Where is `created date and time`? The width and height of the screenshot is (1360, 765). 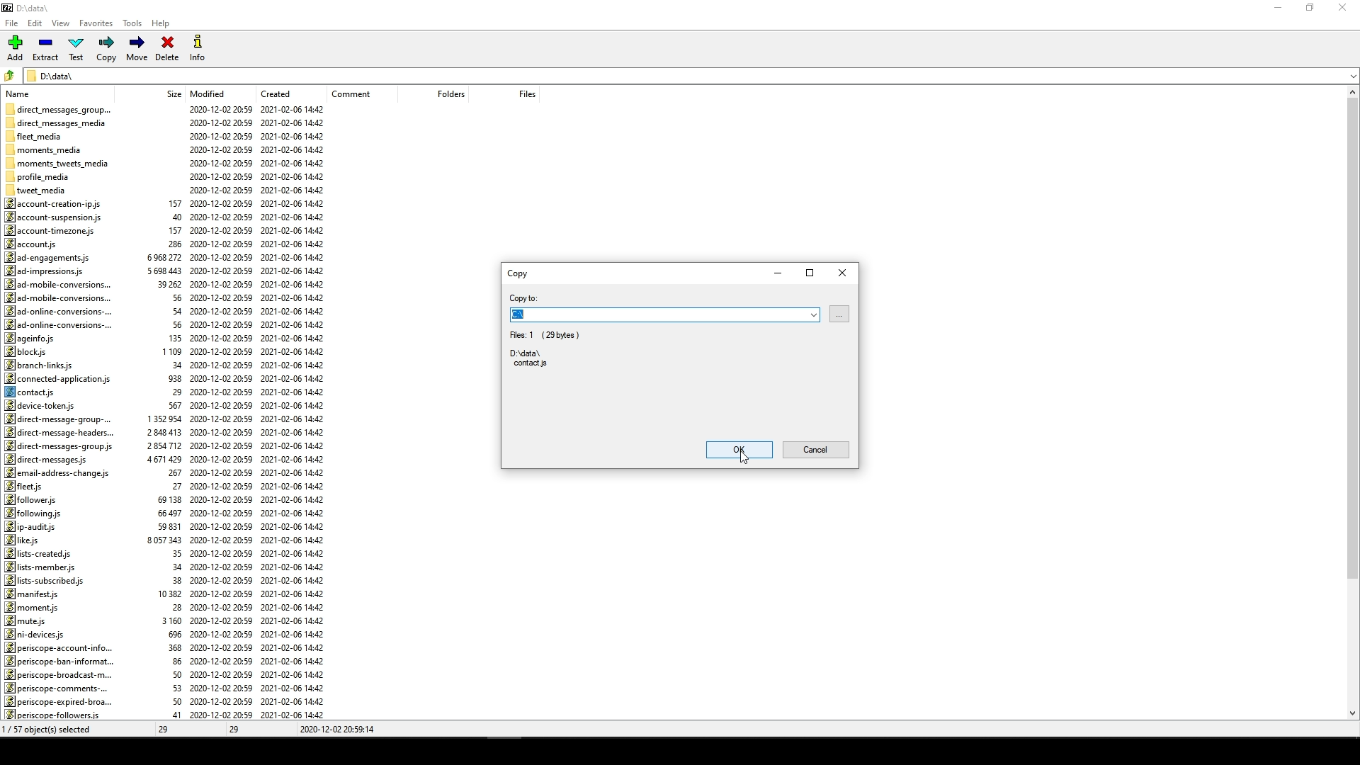
created date and time is located at coordinates (295, 413).